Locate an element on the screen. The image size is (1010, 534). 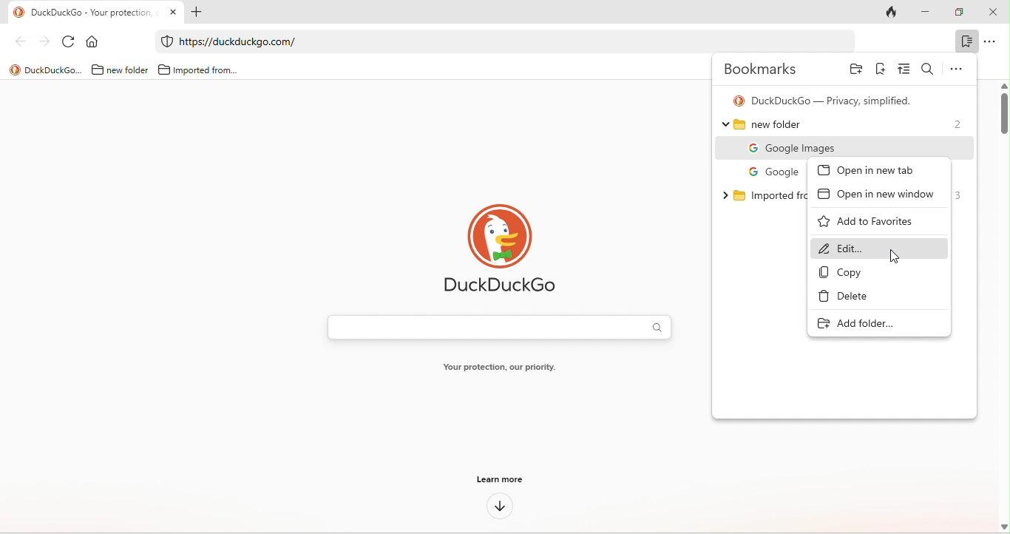
cursor is located at coordinates (958, 155).